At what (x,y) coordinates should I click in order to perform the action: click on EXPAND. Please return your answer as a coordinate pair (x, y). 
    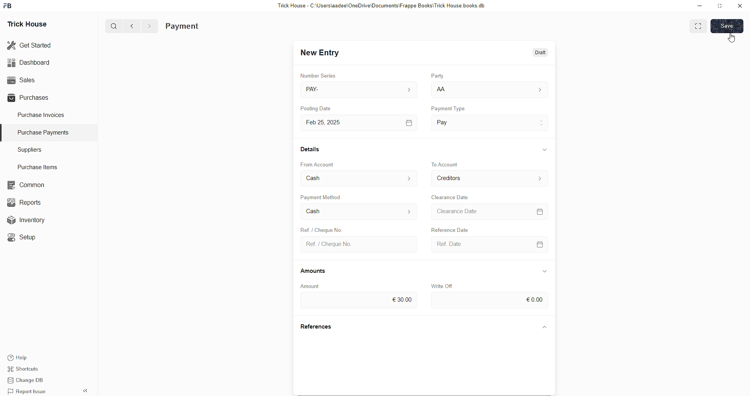
    Looking at the image, I should click on (699, 25).